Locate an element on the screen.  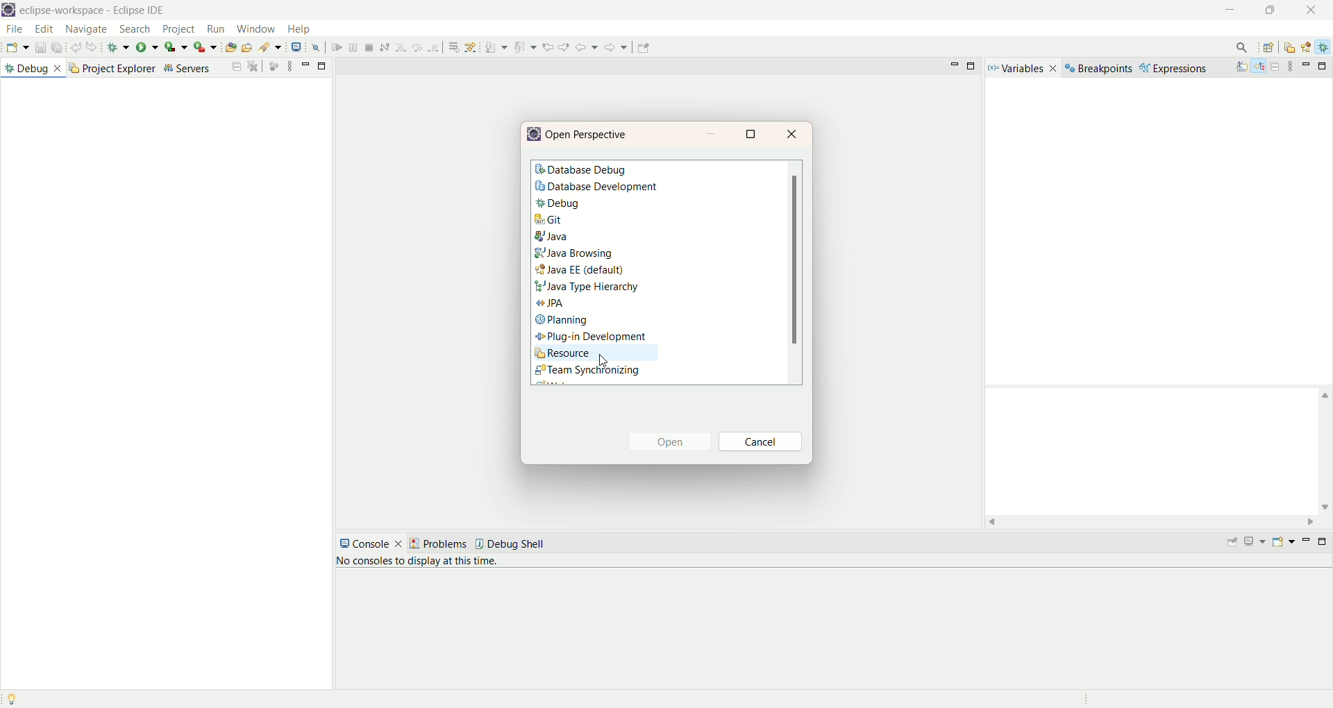
Java EE is located at coordinates (582, 269).